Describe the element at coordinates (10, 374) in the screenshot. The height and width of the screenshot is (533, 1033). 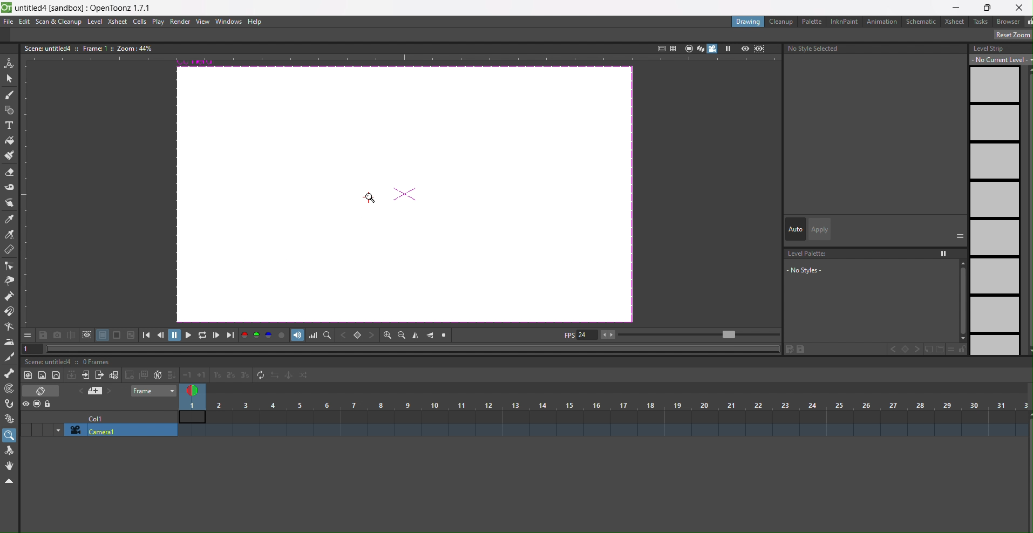
I see `skeleton tool` at that location.